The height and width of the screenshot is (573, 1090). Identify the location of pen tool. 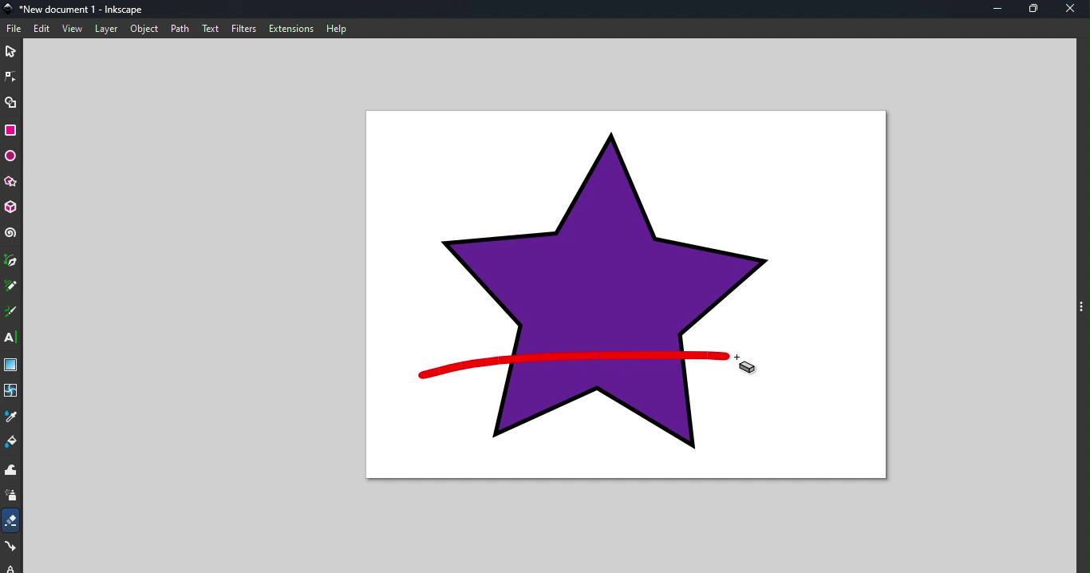
(11, 261).